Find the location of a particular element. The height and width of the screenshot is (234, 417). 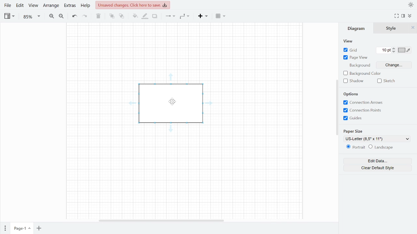

Page view is located at coordinates (356, 58).